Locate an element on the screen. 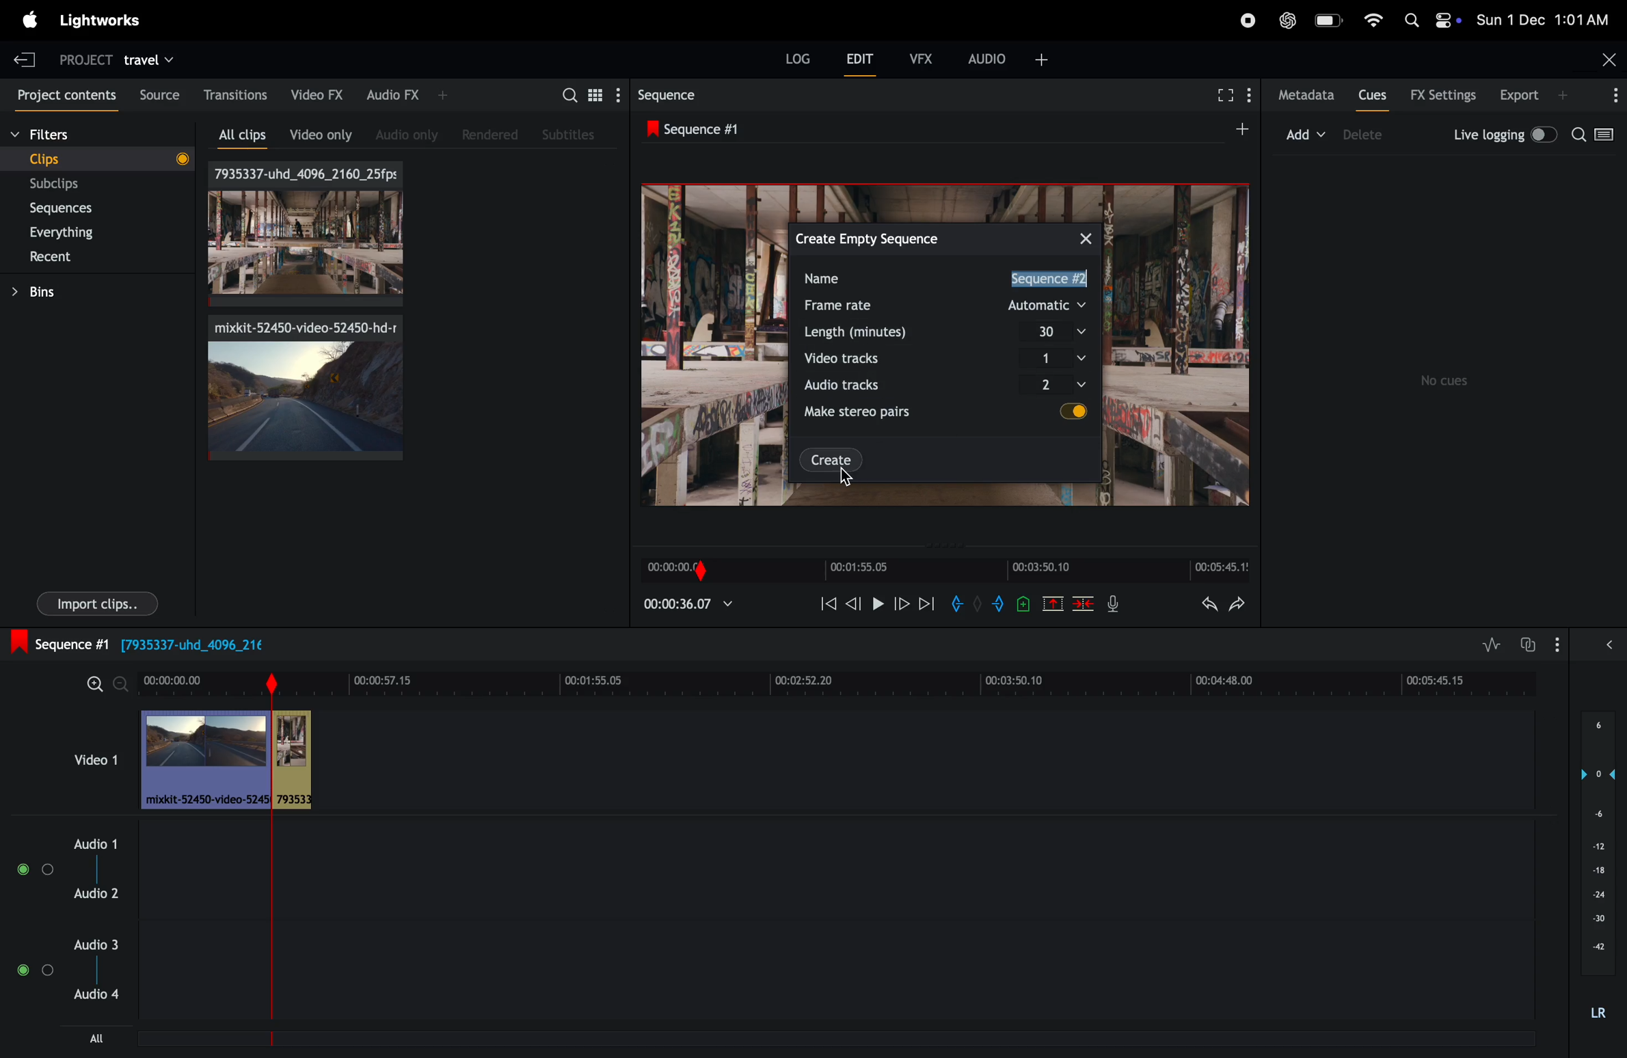 This screenshot has height=1058, width=1627. zoom in zoom out is located at coordinates (105, 682).